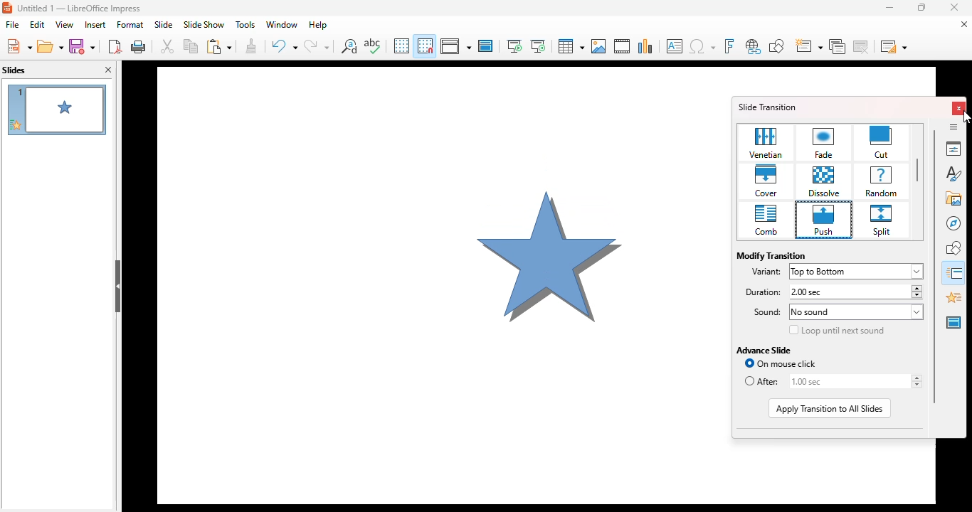  What do you see at coordinates (191, 46) in the screenshot?
I see `copy` at bounding box center [191, 46].